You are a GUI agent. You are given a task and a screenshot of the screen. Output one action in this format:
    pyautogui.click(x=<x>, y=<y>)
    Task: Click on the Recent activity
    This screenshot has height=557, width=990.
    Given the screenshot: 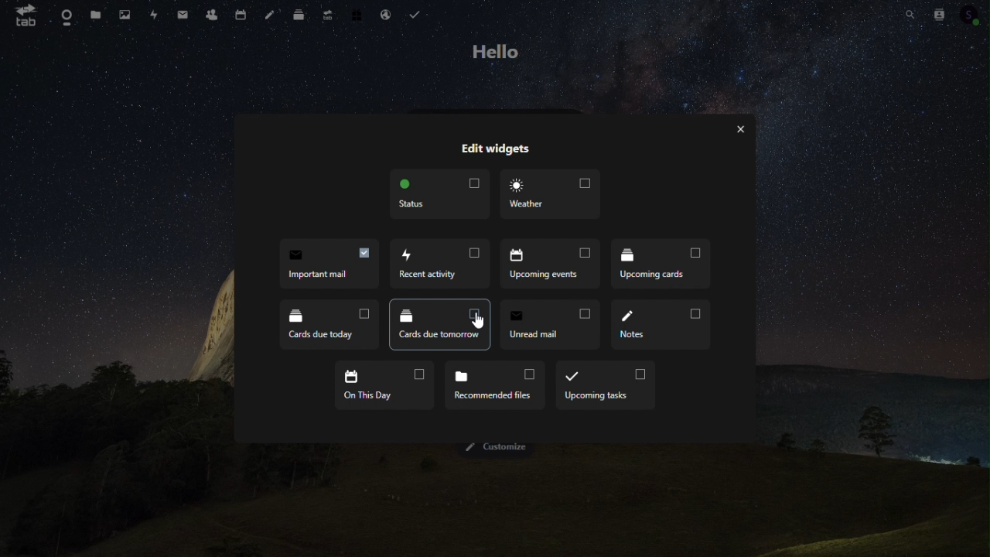 What is the action you would take?
    pyautogui.click(x=443, y=265)
    